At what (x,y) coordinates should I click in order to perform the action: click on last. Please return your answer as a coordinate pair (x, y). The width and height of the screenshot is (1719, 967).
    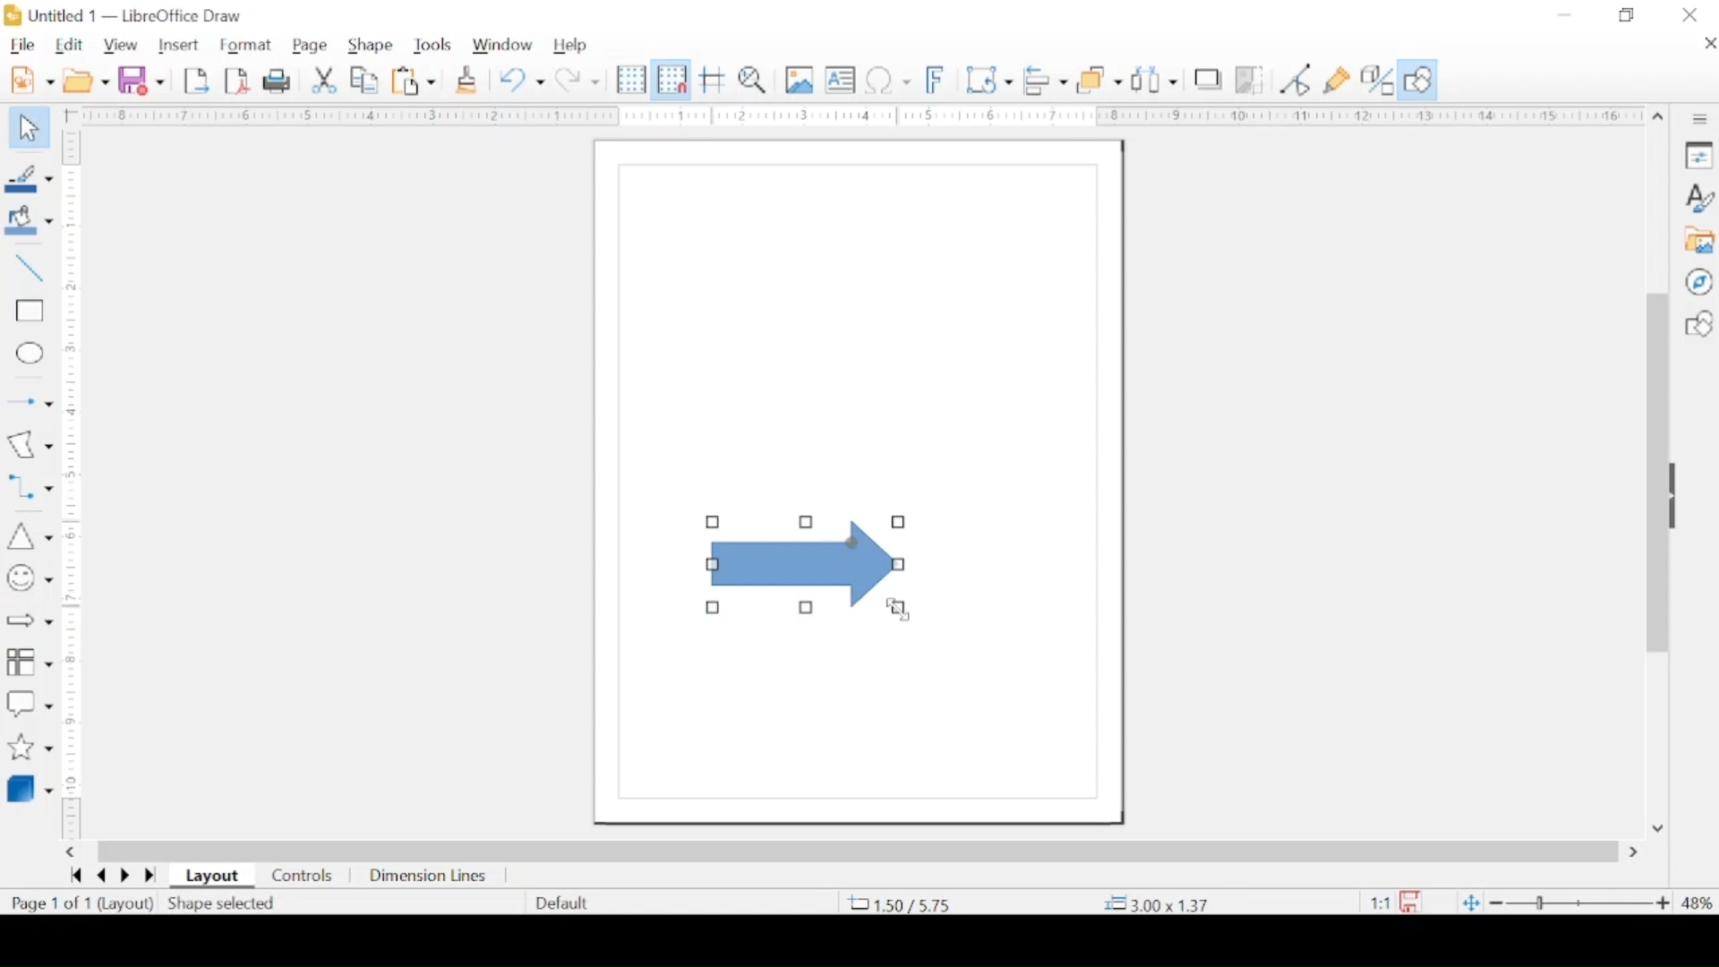
    Looking at the image, I should click on (150, 877).